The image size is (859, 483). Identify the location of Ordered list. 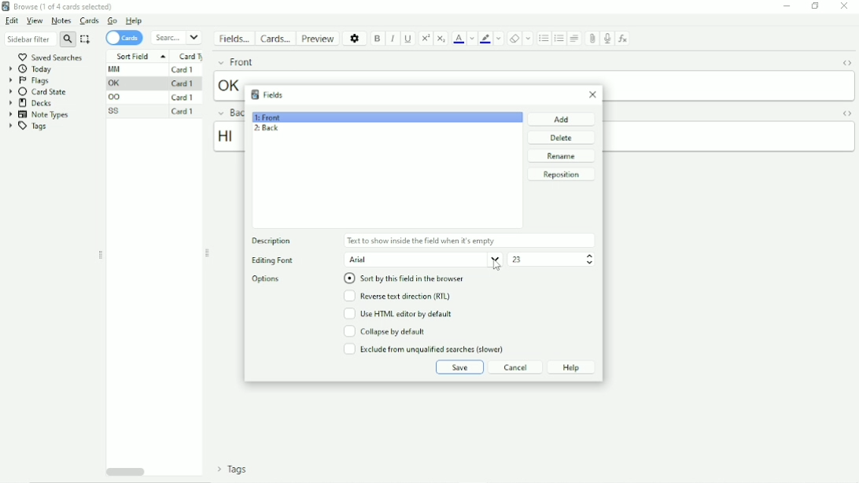
(559, 39).